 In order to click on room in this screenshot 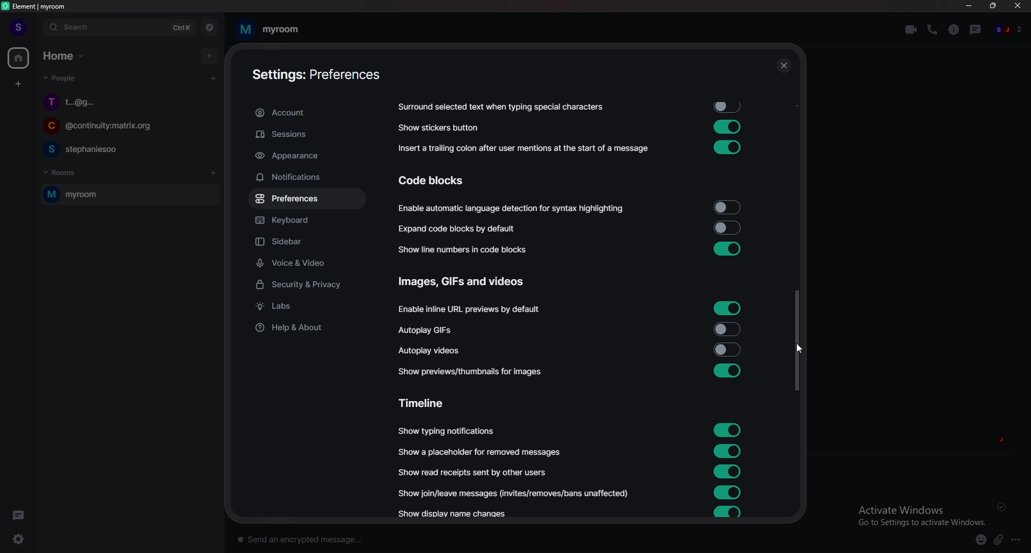, I will do `click(268, 30)`.